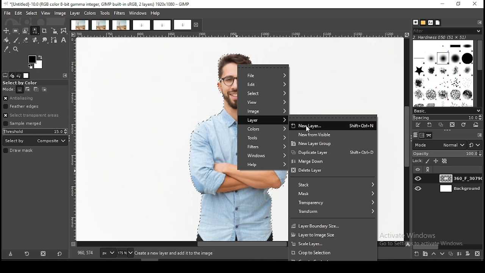 The image size is (485, 273). Describe the element at coordinates (308, 129) in the screenshot. I see `mouse pointer` at that location.